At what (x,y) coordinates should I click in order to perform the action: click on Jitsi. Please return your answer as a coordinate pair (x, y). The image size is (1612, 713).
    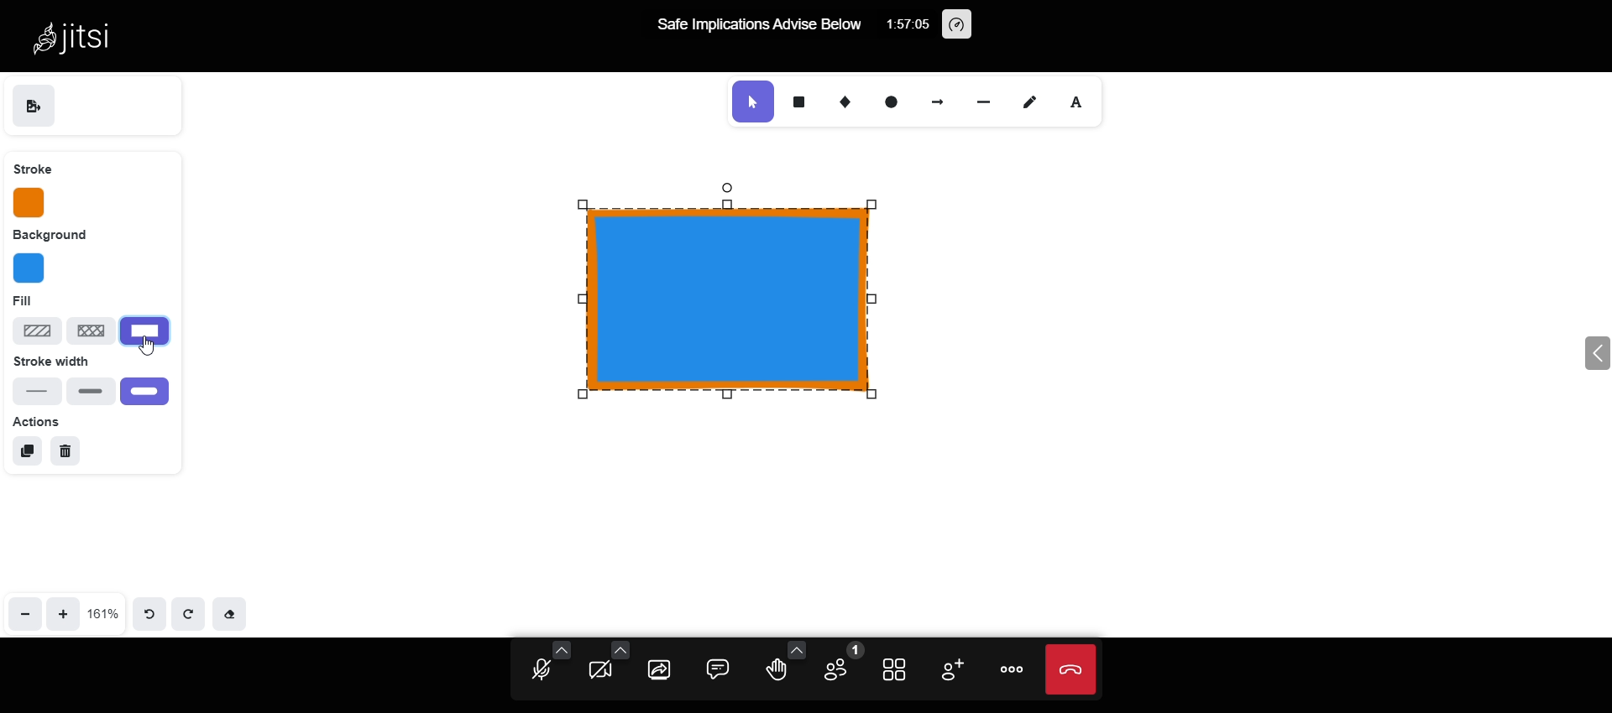
    Looking at the image, I should click on (91, 35).